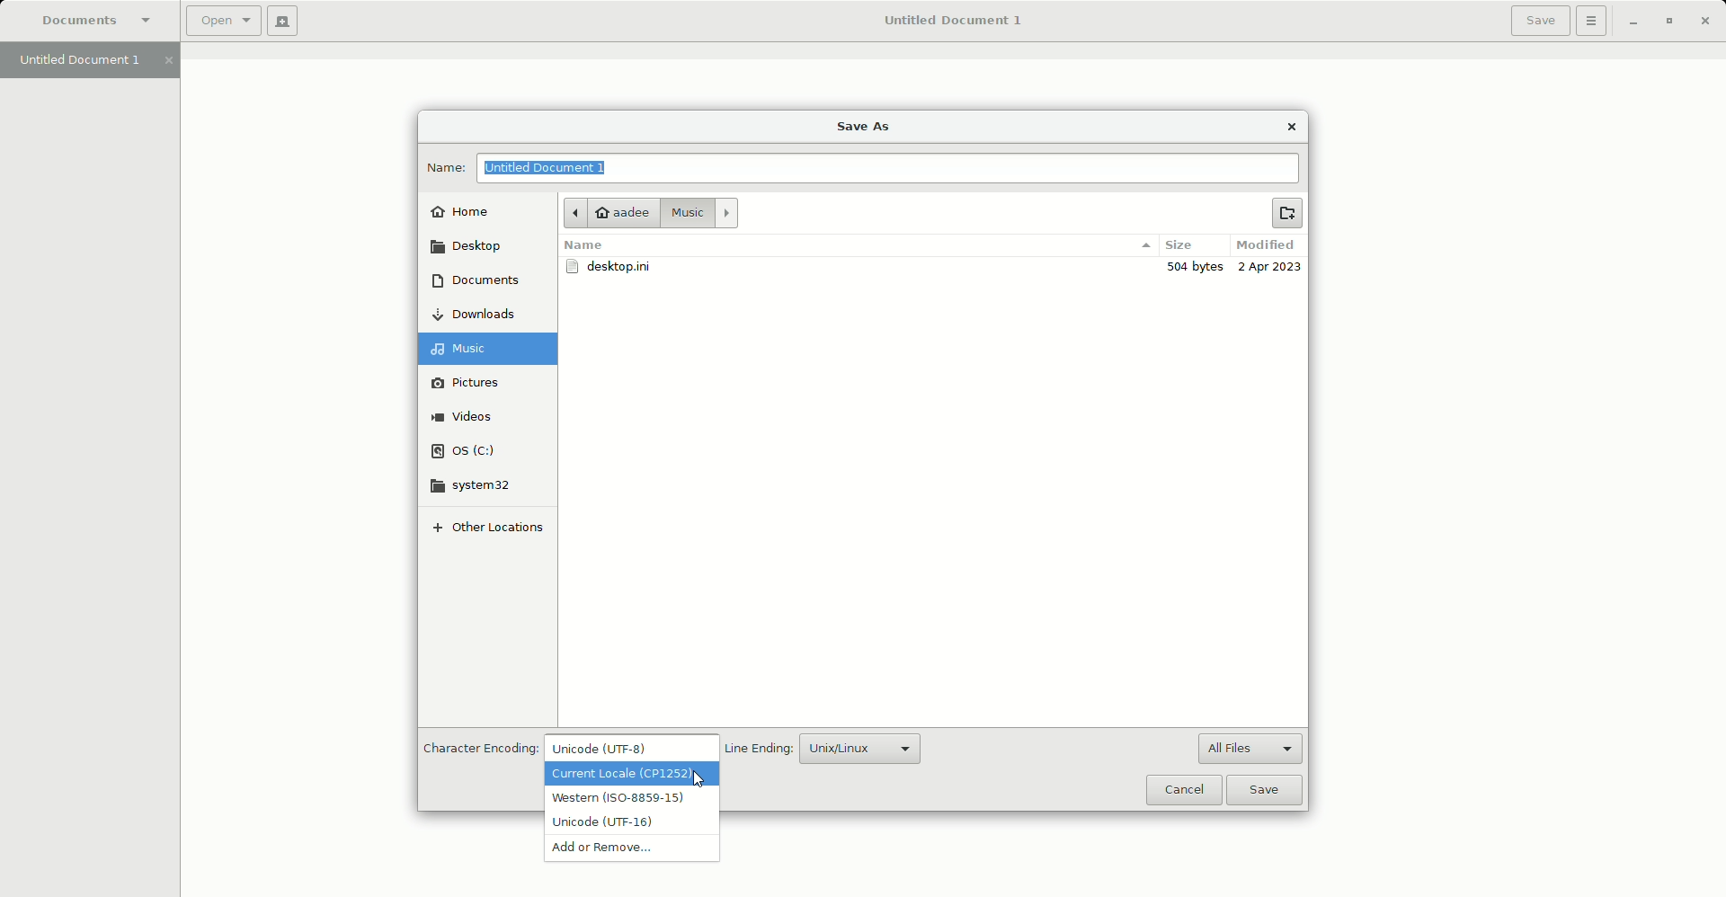 This screenshot has width=1726, height=897. I want to click on Untitled Document 1, so click(953, 22).